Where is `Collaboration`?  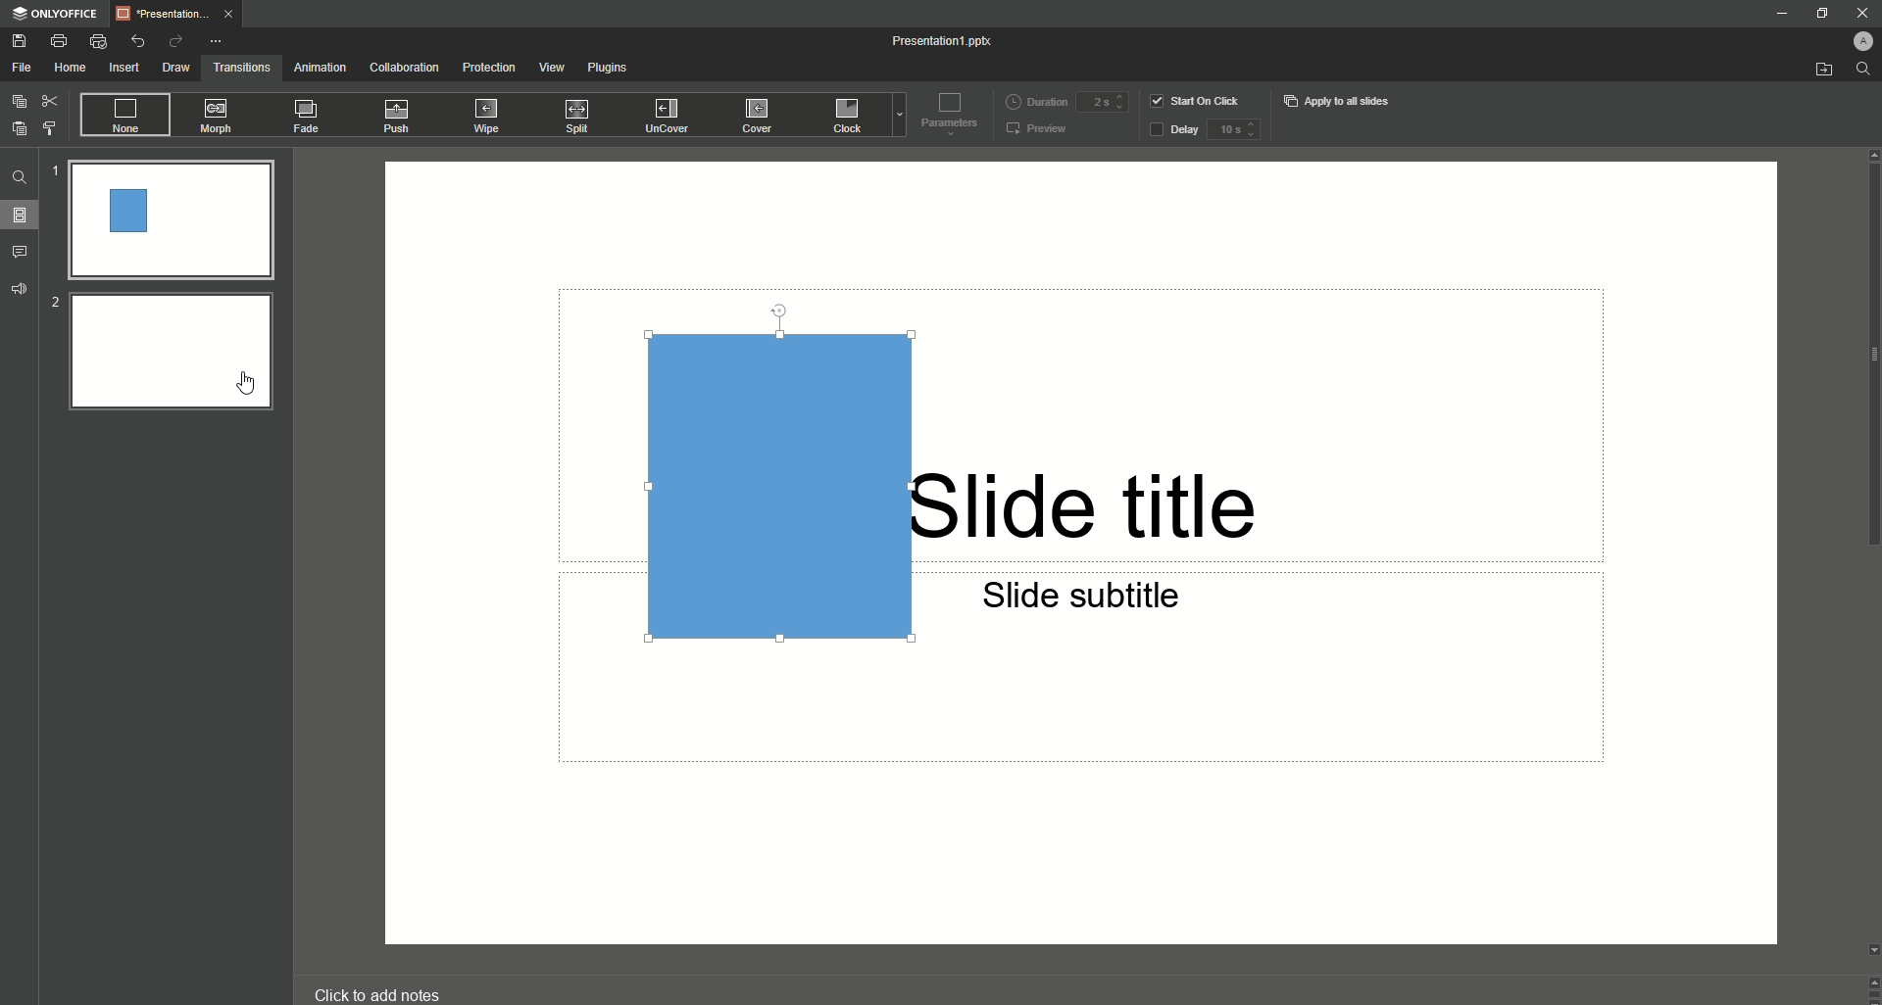 Collaboration is located at coordinates (404, 65).